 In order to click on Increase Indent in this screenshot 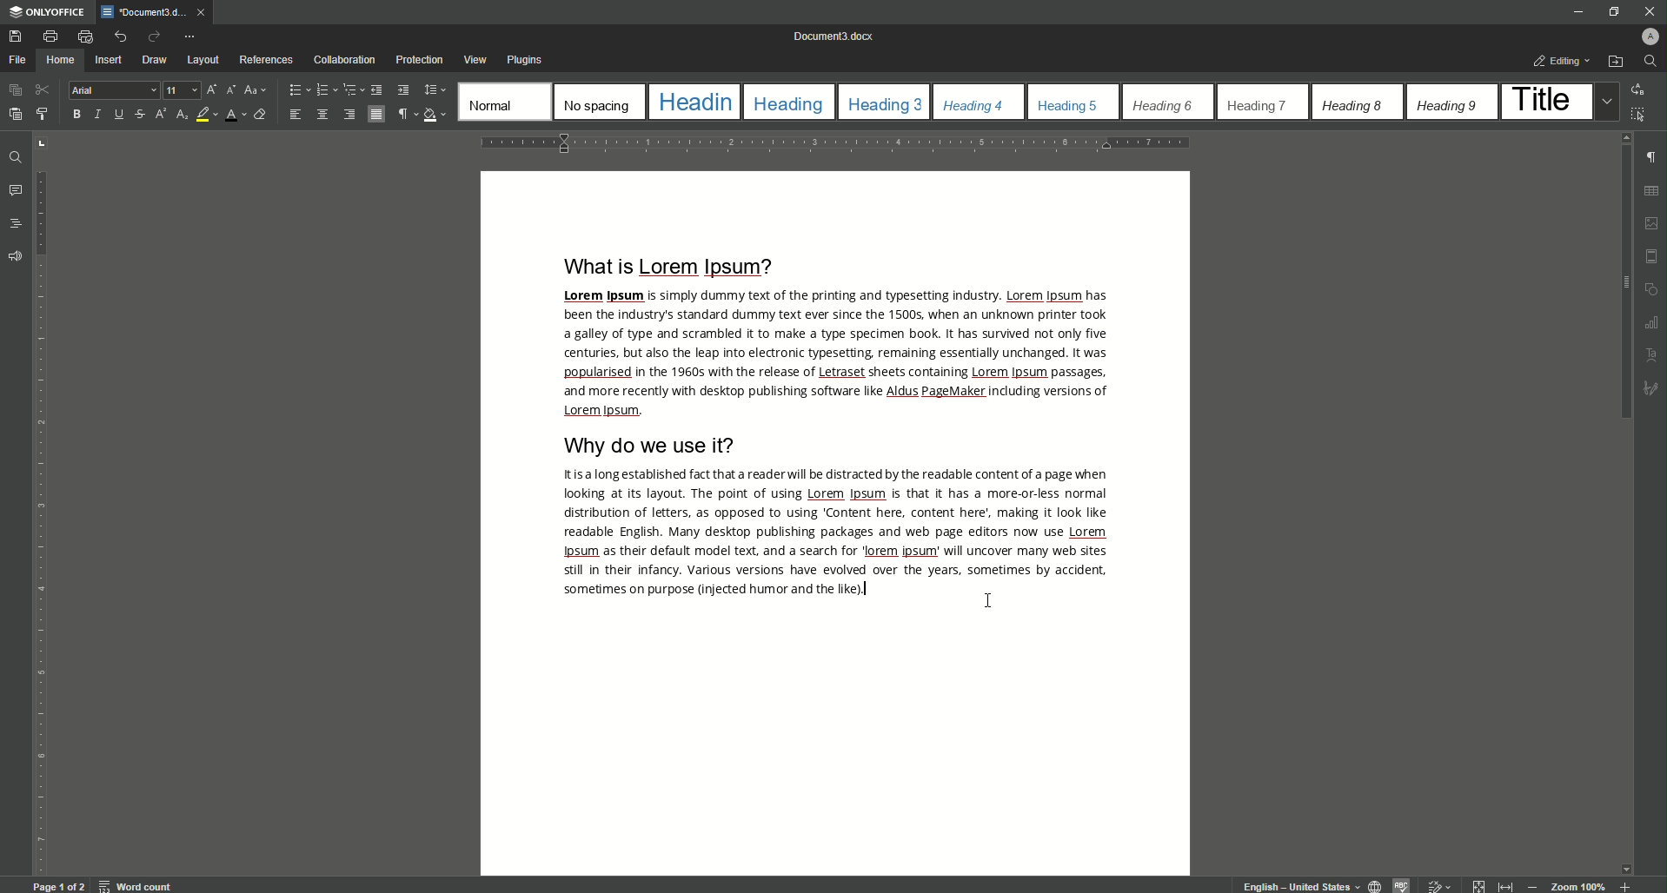, I will do `click(406, 89)`.